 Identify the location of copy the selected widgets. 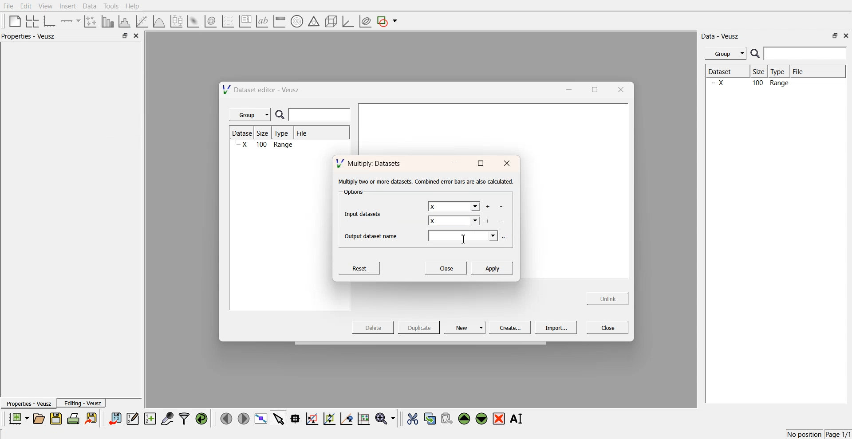
(430, 418).